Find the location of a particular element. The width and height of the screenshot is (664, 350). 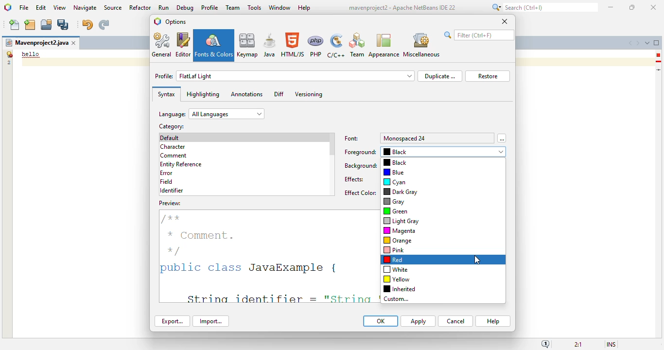

search is located at coordinates (479, 35).